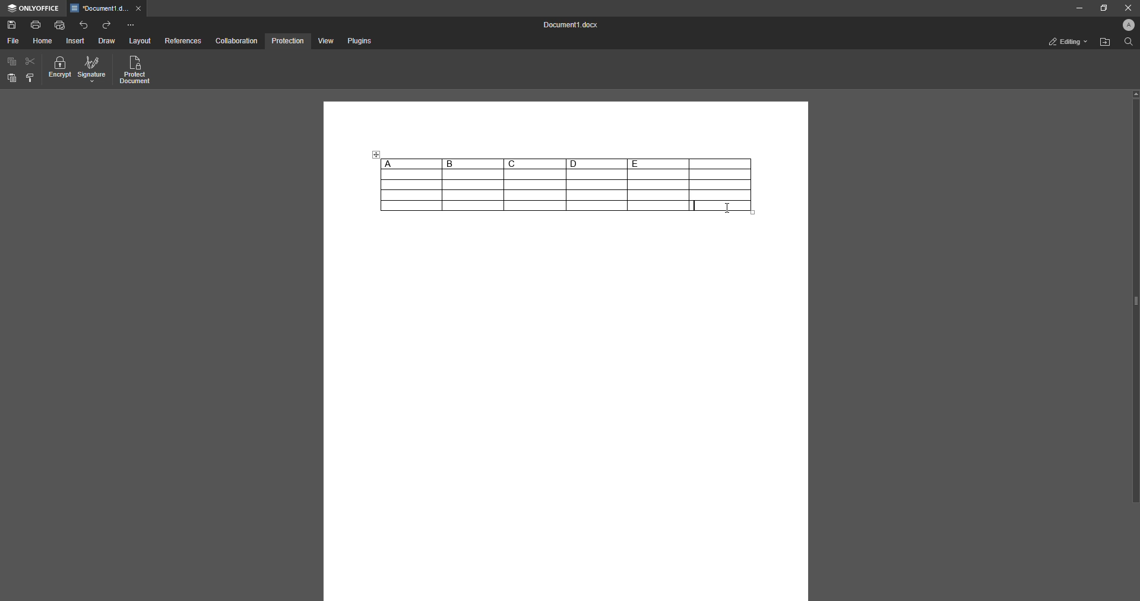 The width and height of the screenshot is (1140, 601). I want to click on Undo, so click(84, 24).